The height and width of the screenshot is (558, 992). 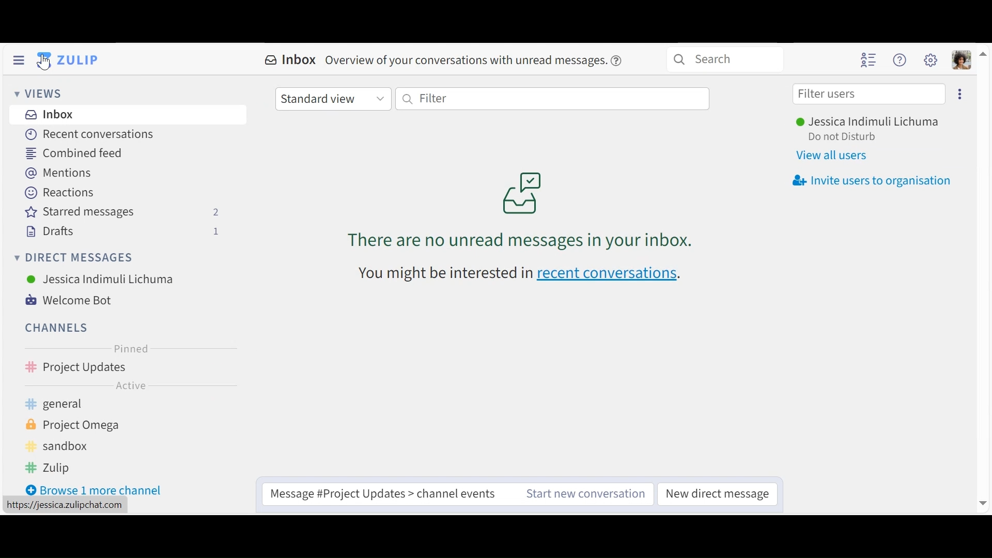 I want to click on Views, so click(x=38, y=94).